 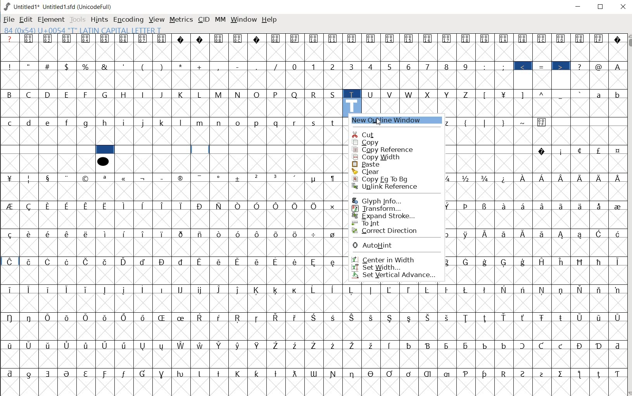 What do you see at coordinates (390, 317) in the screenshot?
I see `Symbol` at bounding box center [390, 317].